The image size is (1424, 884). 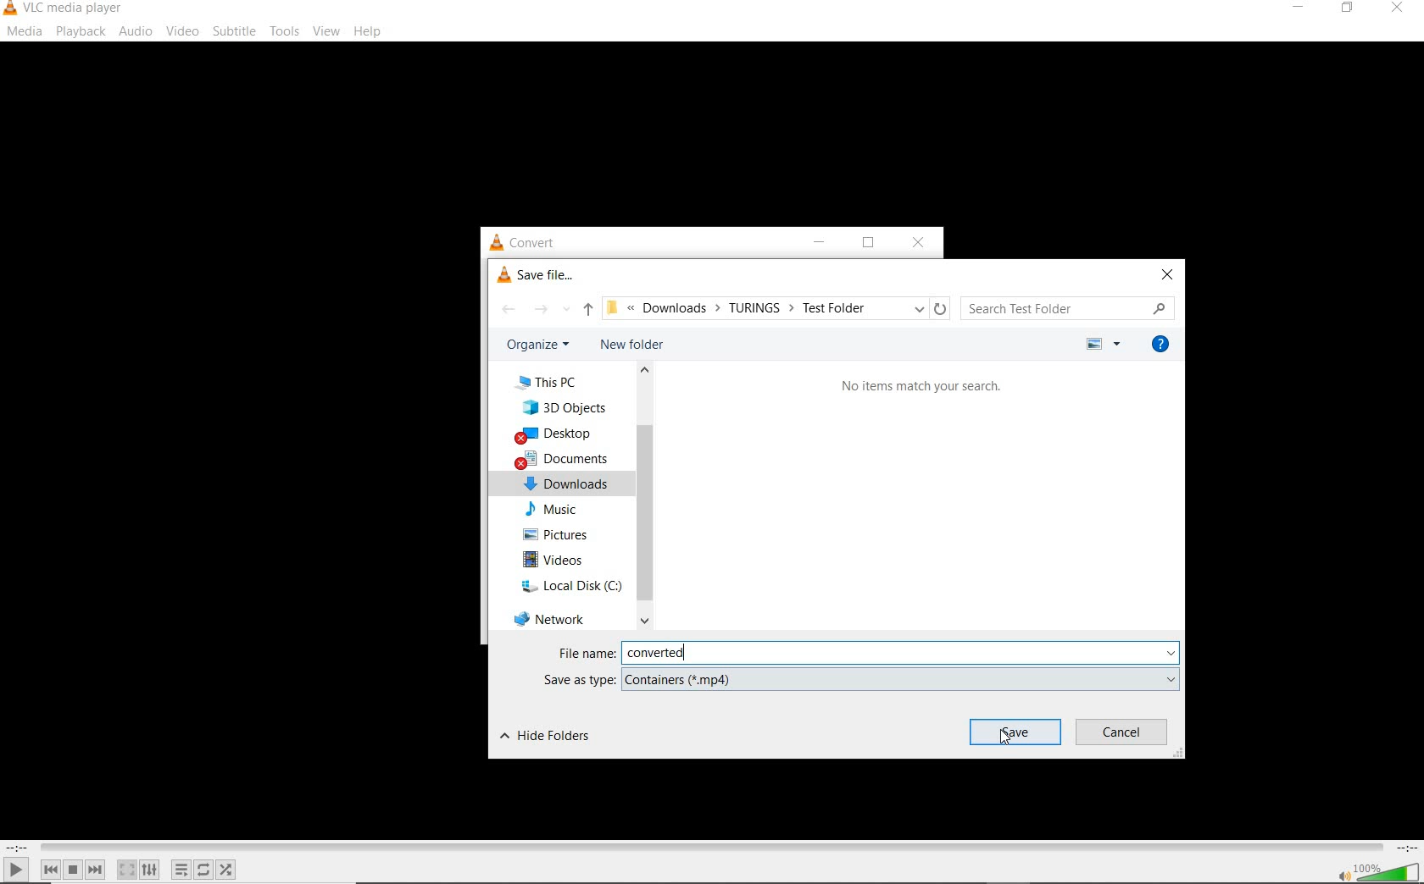 What do you see at coordinates (541, 344) in the screenshot?
I see `organize` at bounding box center [541, 344].